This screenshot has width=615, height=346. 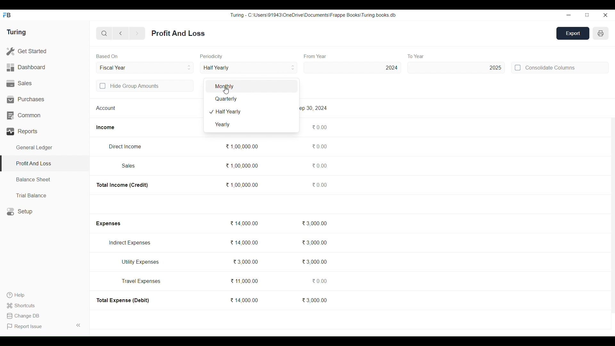 I want to click on Purchases, so click(x=45, y=99).